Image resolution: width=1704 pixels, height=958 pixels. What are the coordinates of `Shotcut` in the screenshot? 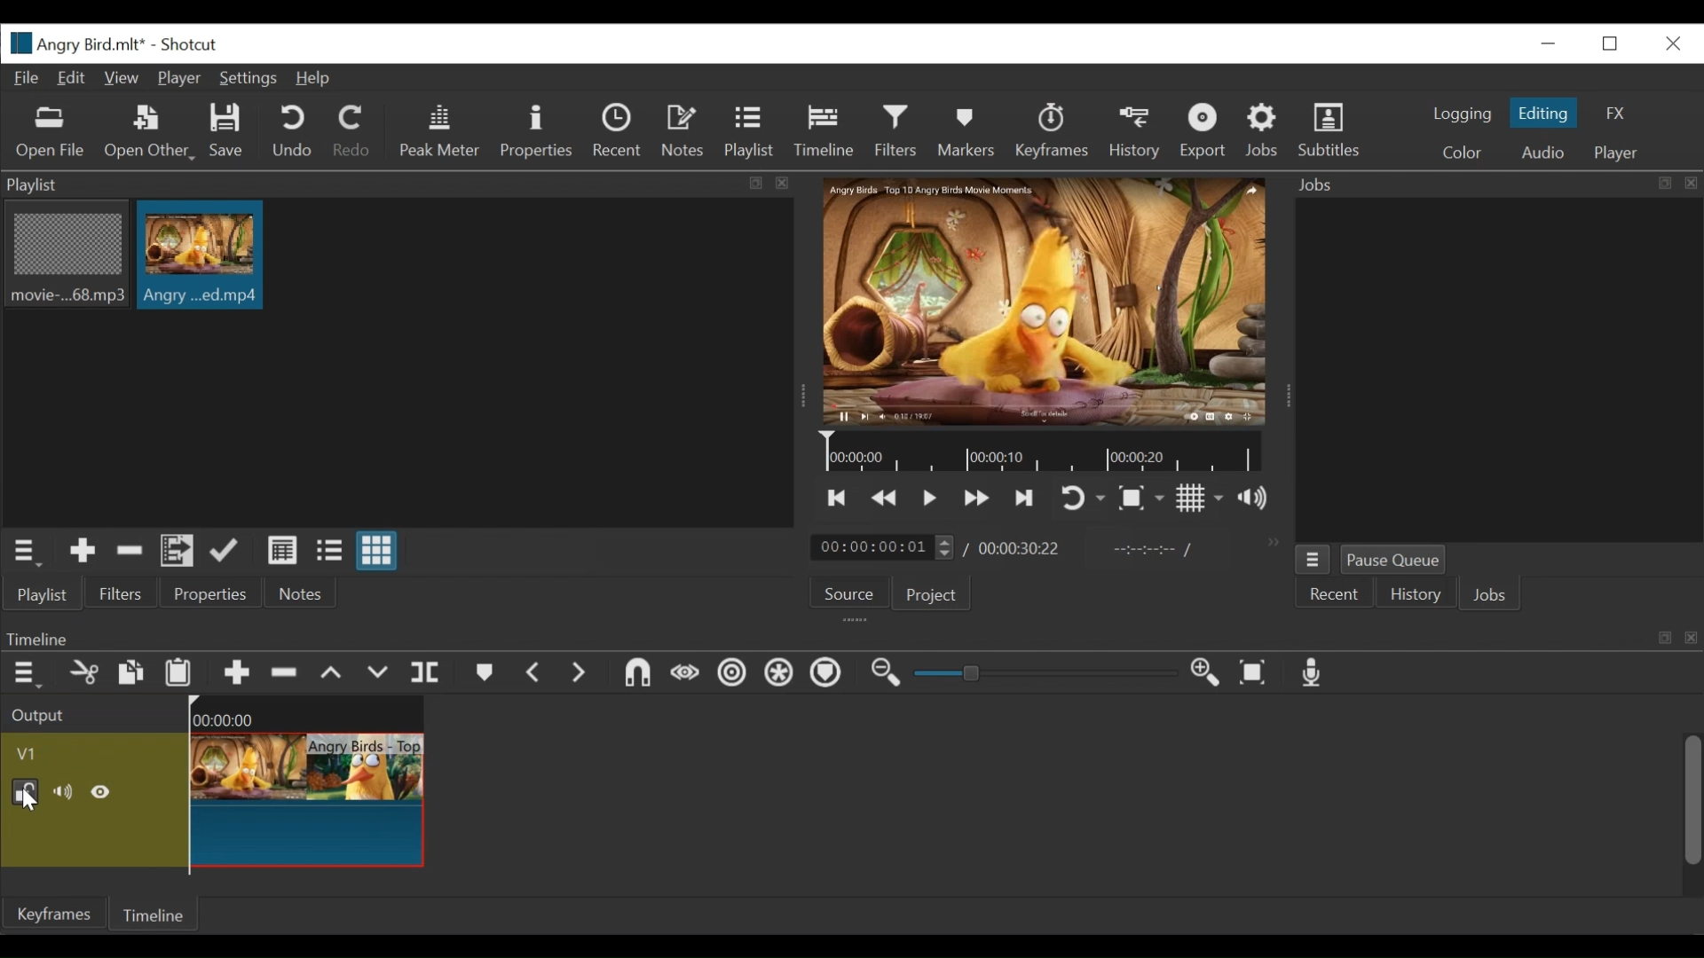 It's located at (194, 43).